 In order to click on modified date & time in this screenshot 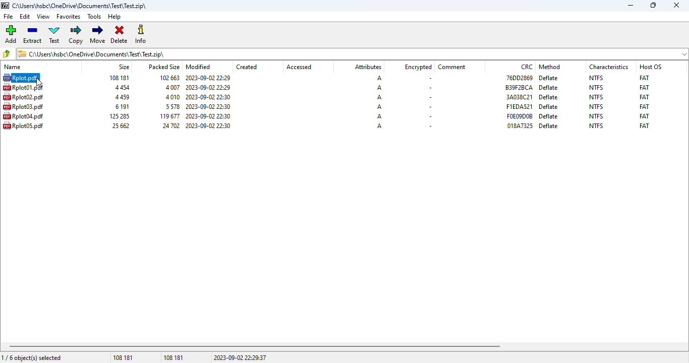, I will do `click(209, 106)`.